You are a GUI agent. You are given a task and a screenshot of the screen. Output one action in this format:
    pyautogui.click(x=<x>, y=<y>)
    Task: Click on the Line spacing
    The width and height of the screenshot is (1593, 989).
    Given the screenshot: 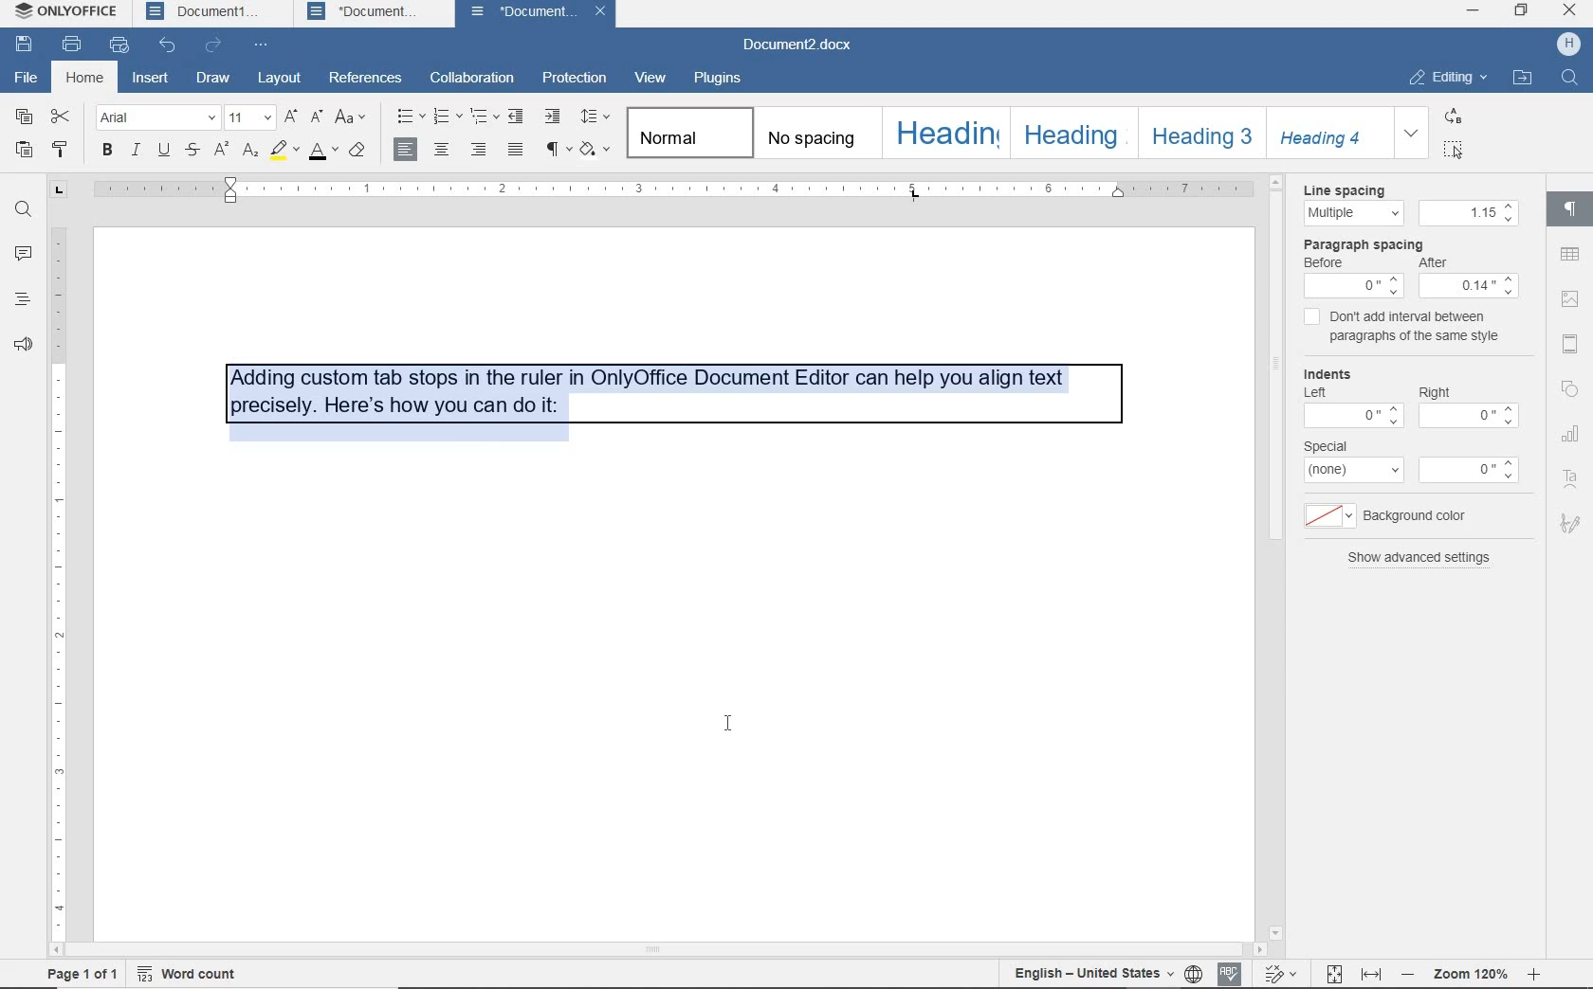 What is the action you would take?
    pyautogui.click(x=1346, y=188)
    